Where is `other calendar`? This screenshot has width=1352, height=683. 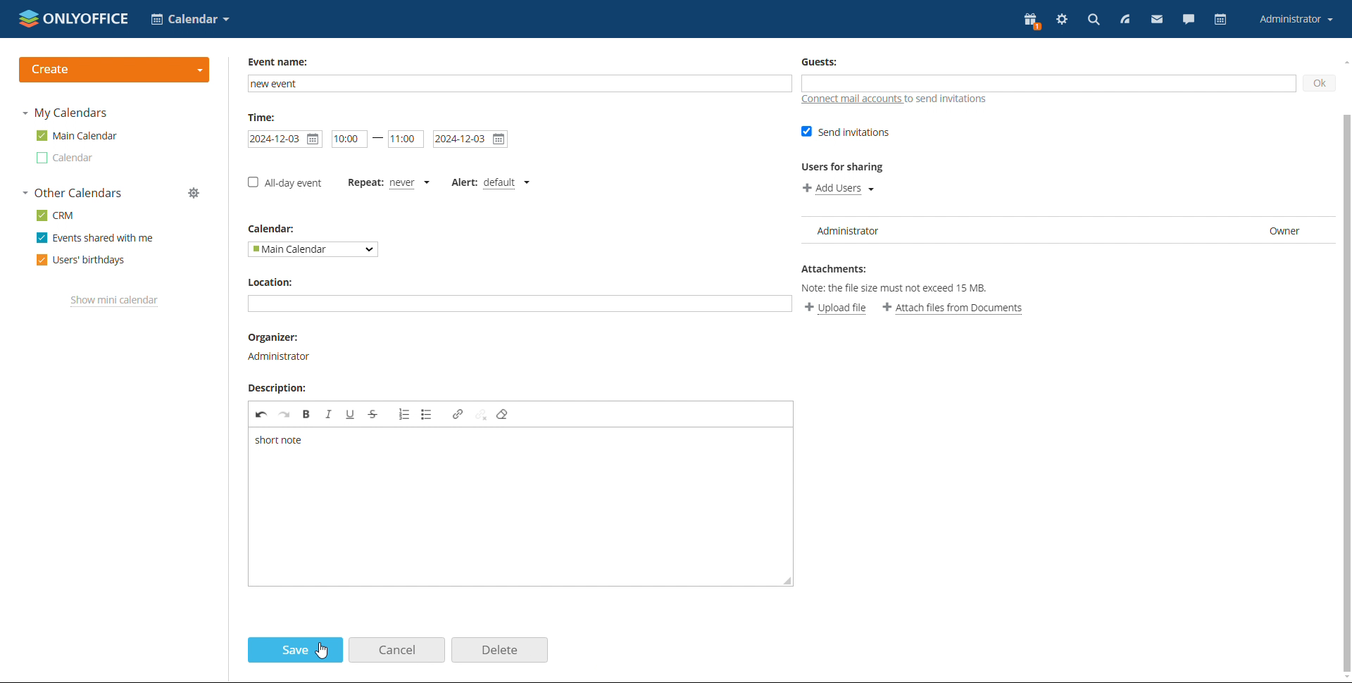 other calendar is located at coordinates (66, 158).